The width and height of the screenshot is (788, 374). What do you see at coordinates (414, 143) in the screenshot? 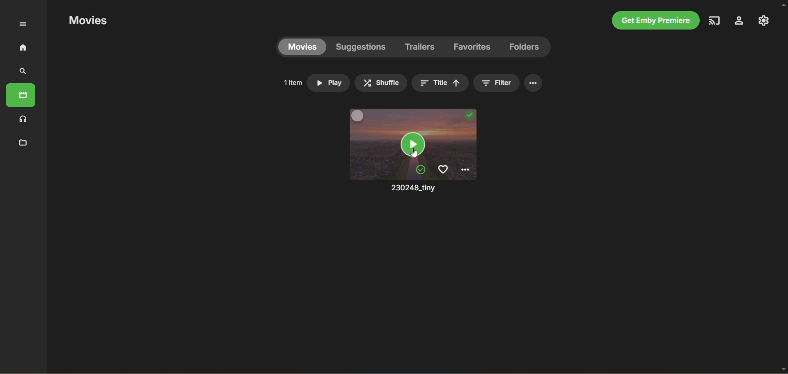
I see `movie` at bounding box center [414, 143].